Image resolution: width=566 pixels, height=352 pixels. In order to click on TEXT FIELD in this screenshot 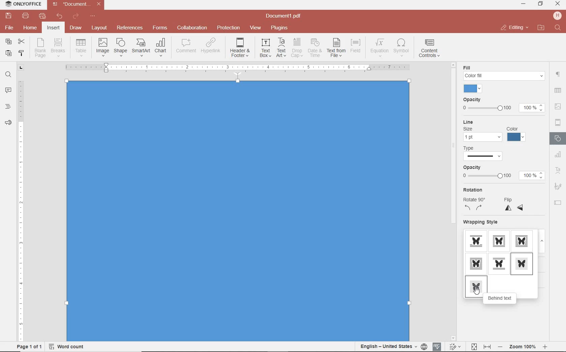, I will do `click(558, 202)`.